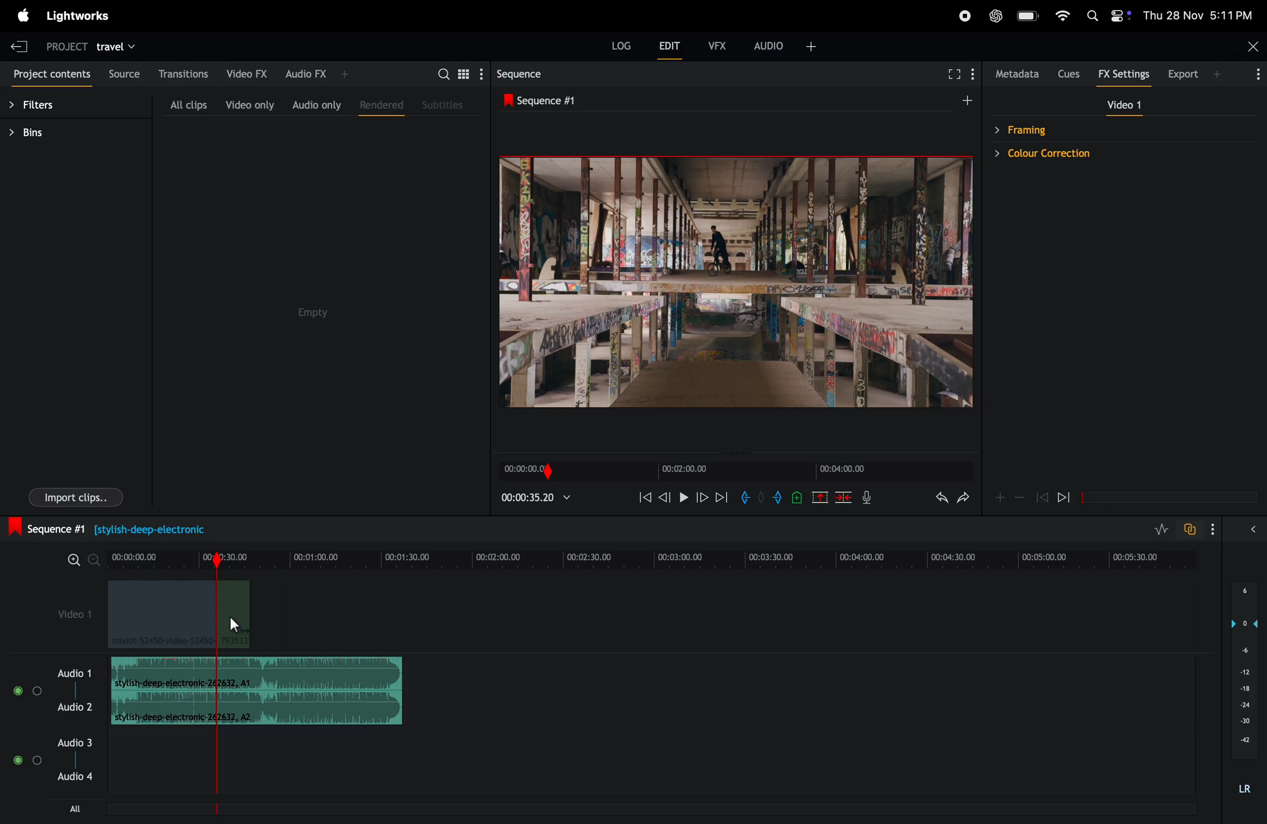 This screenshot has width=1267, height=824. Describe the element at coordinates (317, 105) in the screenshot. I see `audio only` at that location.